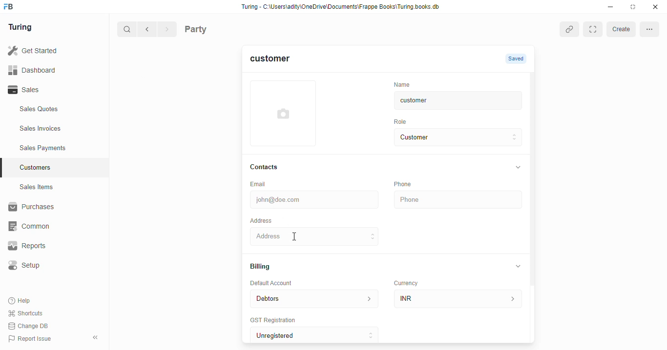  I want to click on more options, so click(650, 30).